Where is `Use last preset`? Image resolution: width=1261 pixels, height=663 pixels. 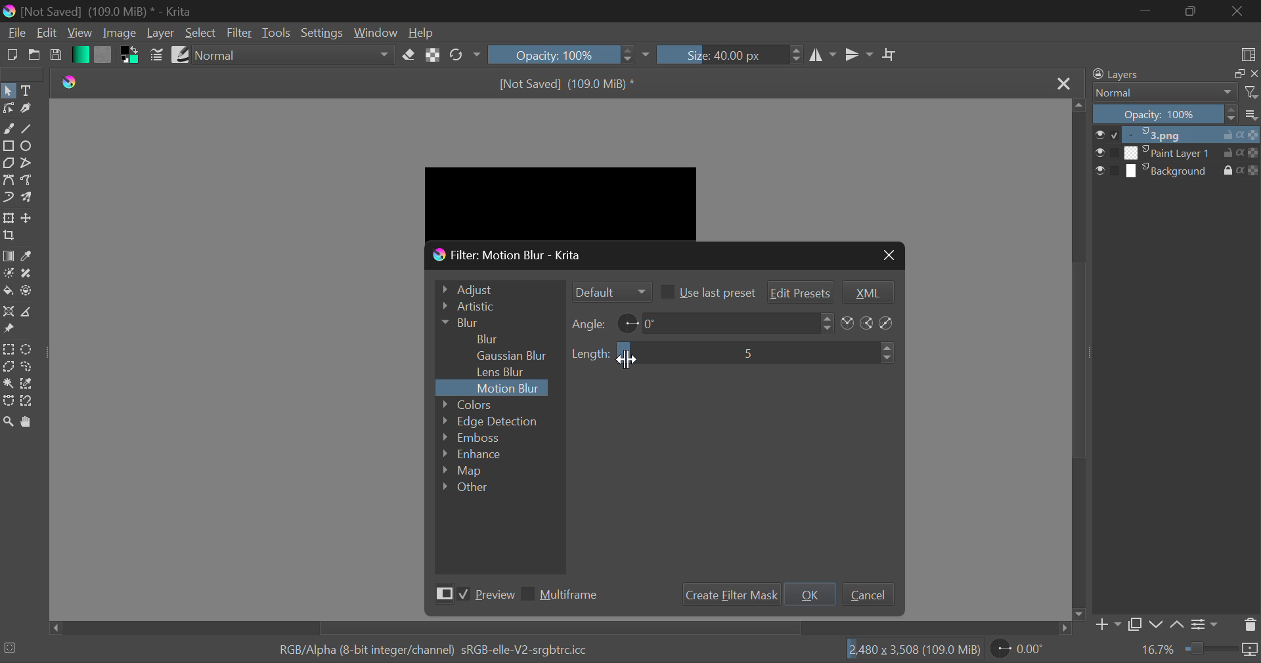
Use last preset is located at coordinates (707, 291).